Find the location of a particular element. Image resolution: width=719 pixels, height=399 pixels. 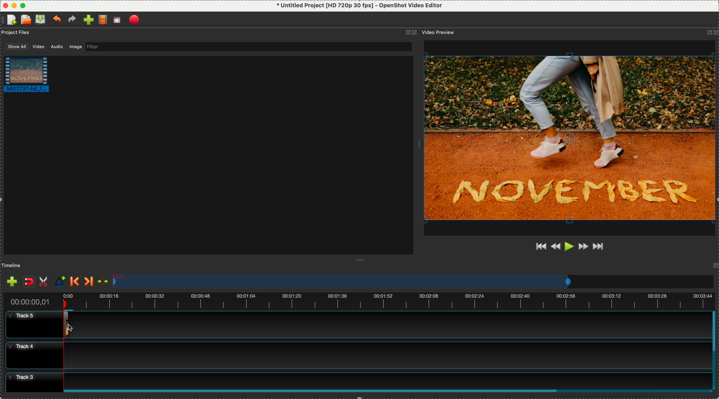

icons is located at coordinates (712, 33).